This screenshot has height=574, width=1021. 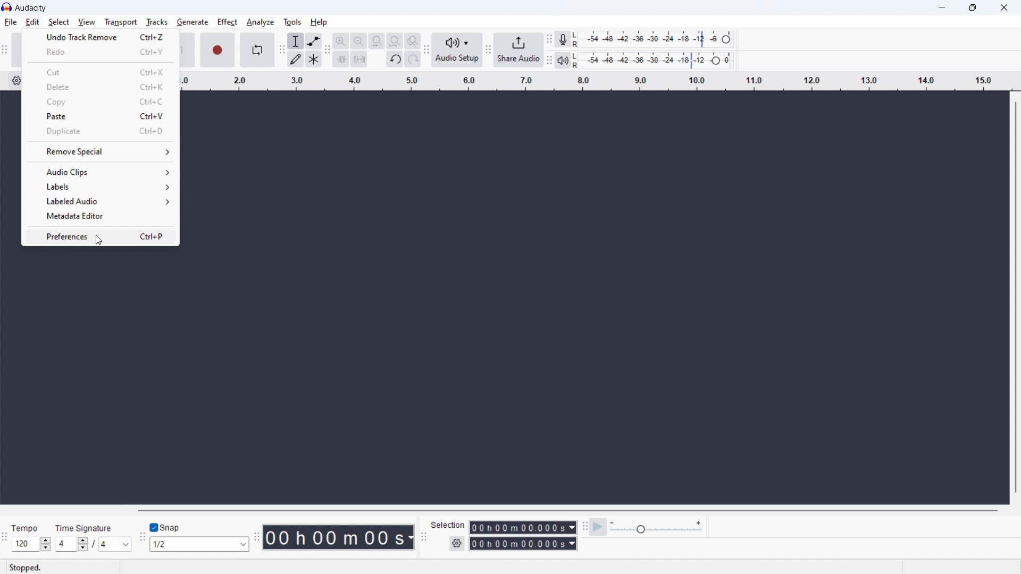 I want to click on playback meter, so click(x=564, y=60).